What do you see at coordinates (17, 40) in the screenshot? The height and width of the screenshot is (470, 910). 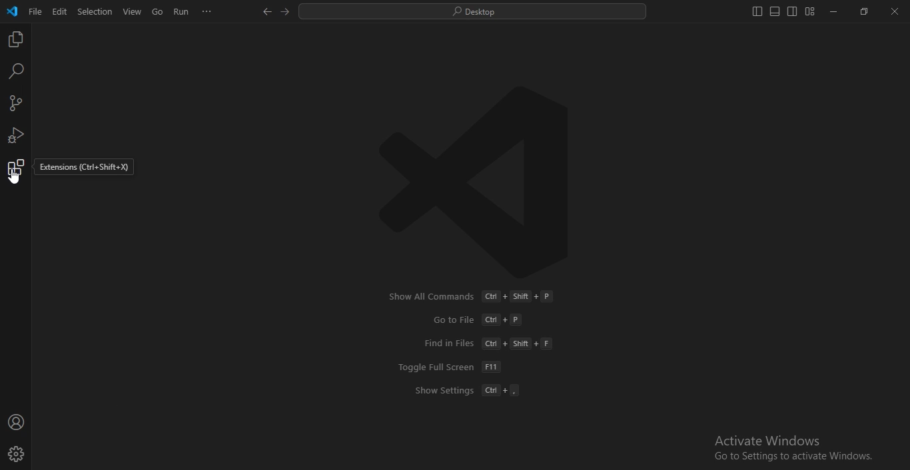 I see `explorer` at bounding box center [17, 40].